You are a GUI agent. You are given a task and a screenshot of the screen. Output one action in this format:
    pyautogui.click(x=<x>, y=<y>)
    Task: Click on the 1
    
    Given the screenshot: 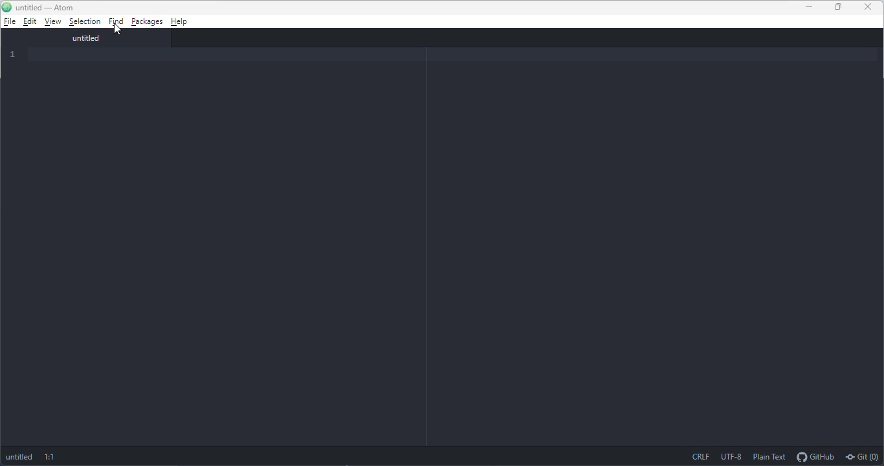 What is the action you would take?
    pyautogui.click(x=14, y=54)
    